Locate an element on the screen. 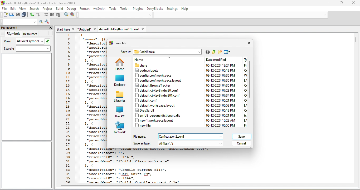 This screenshot has width=360, height=190. go to last folder is located at coordinates (207, 52).